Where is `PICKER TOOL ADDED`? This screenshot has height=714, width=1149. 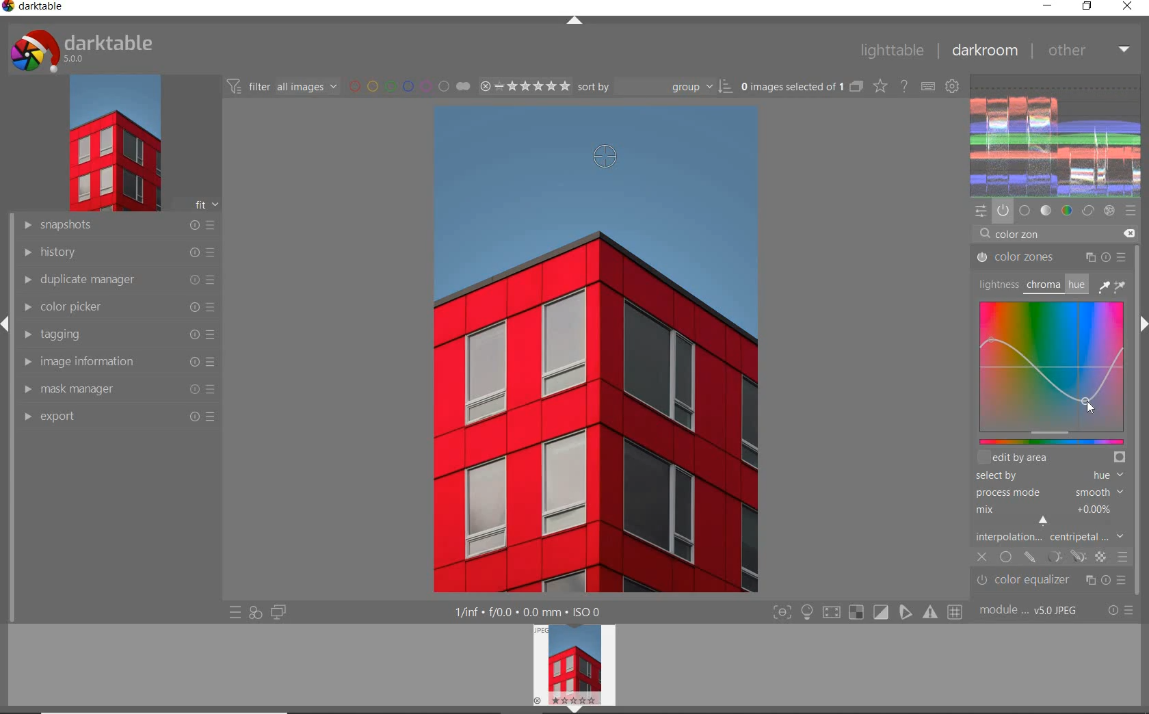 PICKER TOOL ADDED is located at coordinates (601, 157).